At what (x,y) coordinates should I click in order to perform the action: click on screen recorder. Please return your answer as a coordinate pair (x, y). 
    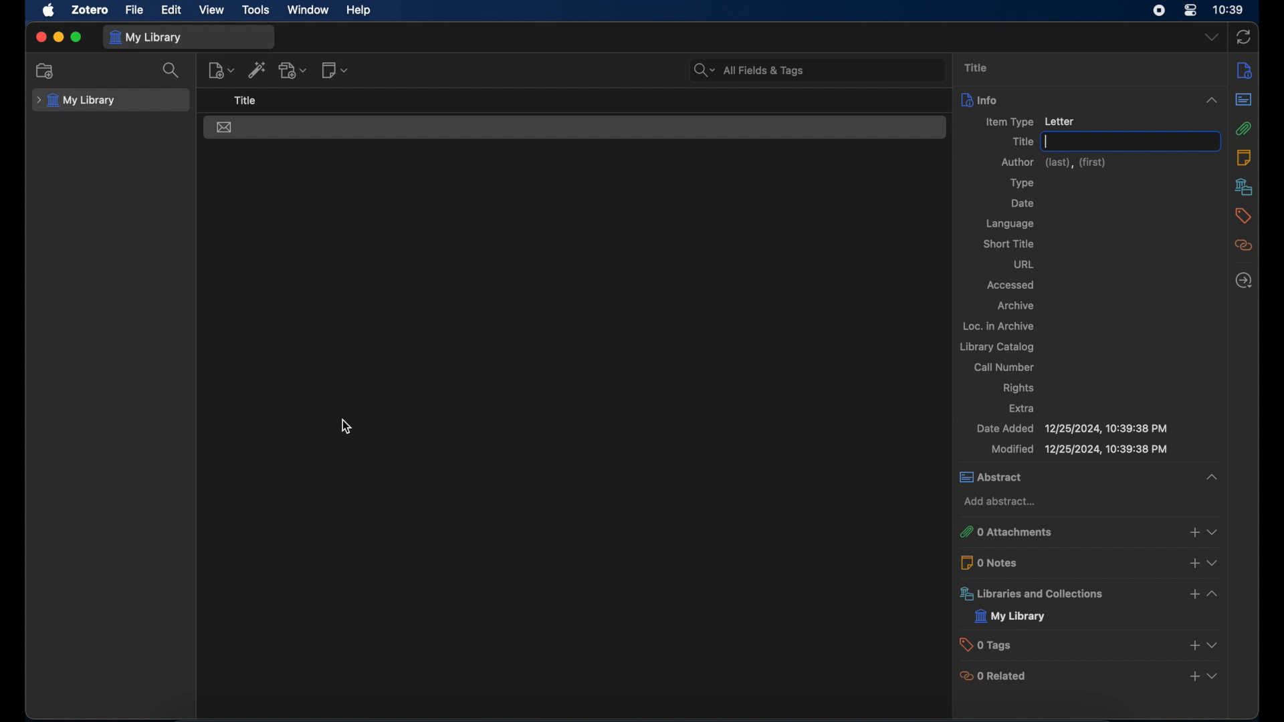
    Looking at the image, I should click on (1159, 11).